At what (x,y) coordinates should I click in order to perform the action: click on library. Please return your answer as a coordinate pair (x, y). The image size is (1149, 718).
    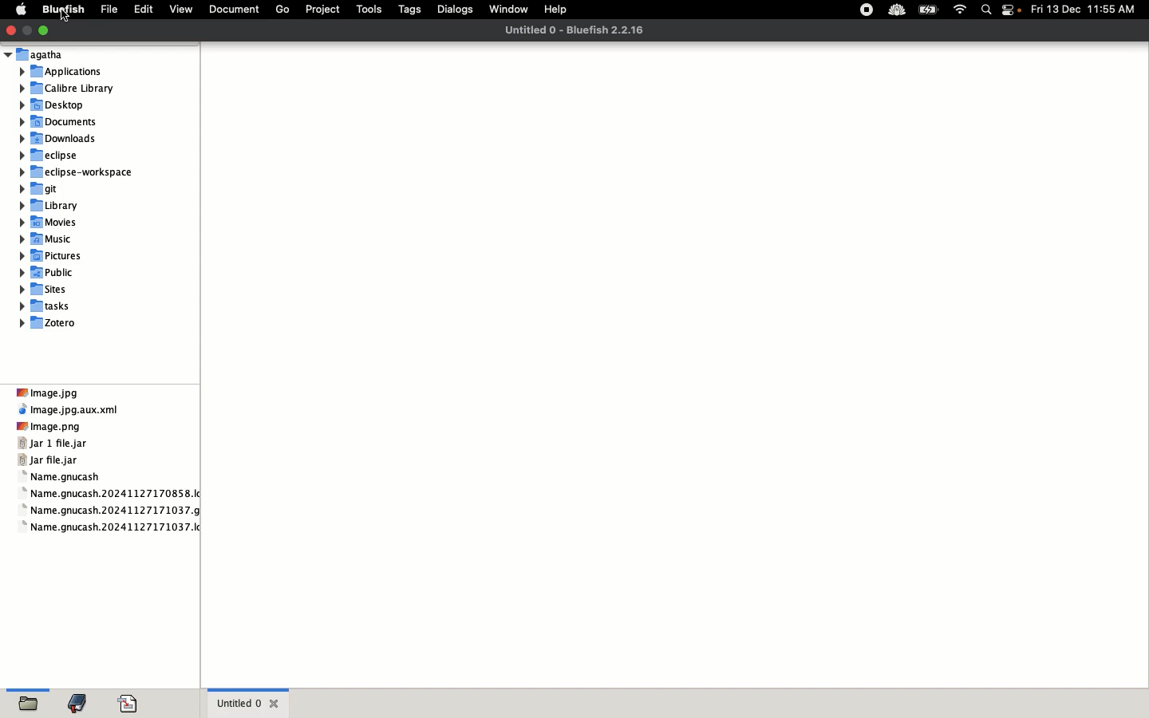
    Looking at the image, I should click on (68, 87).